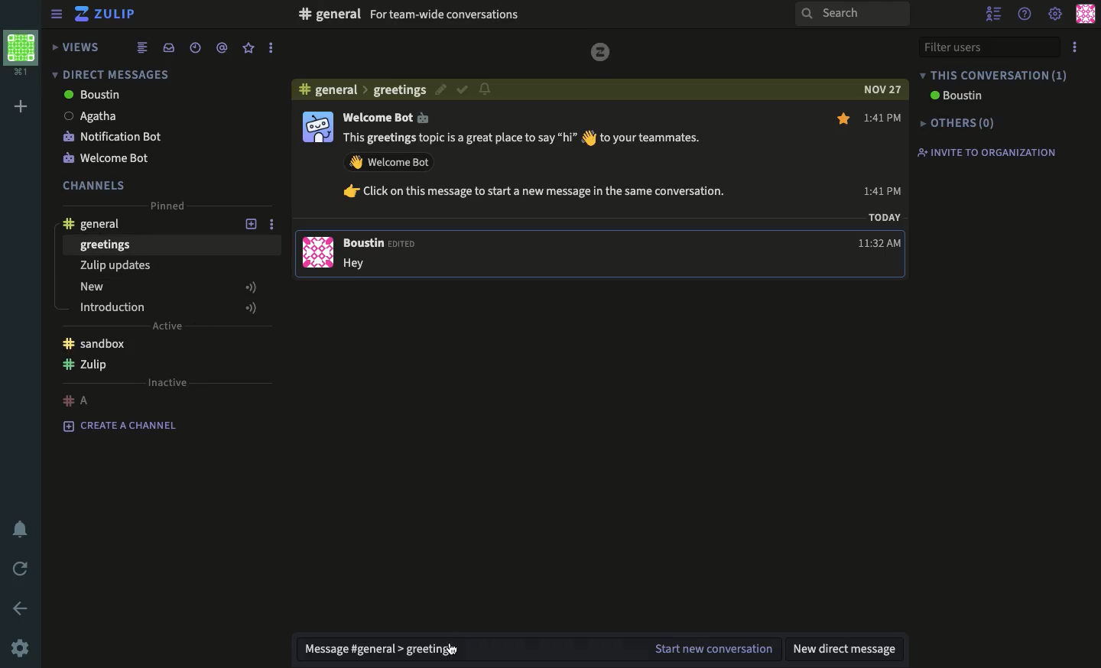 This screenshot has width=1101, height=668. Describe the element at coordinates (882, 244) in the screenshot. I see `11:32 AM` at that location.